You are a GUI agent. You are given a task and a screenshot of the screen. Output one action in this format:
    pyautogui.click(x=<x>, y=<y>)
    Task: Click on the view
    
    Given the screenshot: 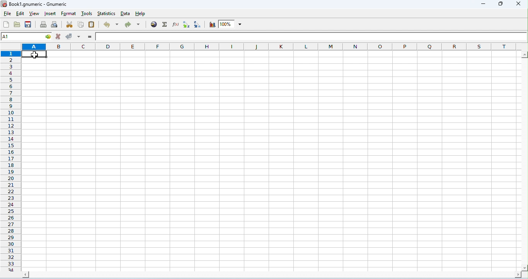 What is the action you would take?
    pyautogui.click(x=34, y=14)
    